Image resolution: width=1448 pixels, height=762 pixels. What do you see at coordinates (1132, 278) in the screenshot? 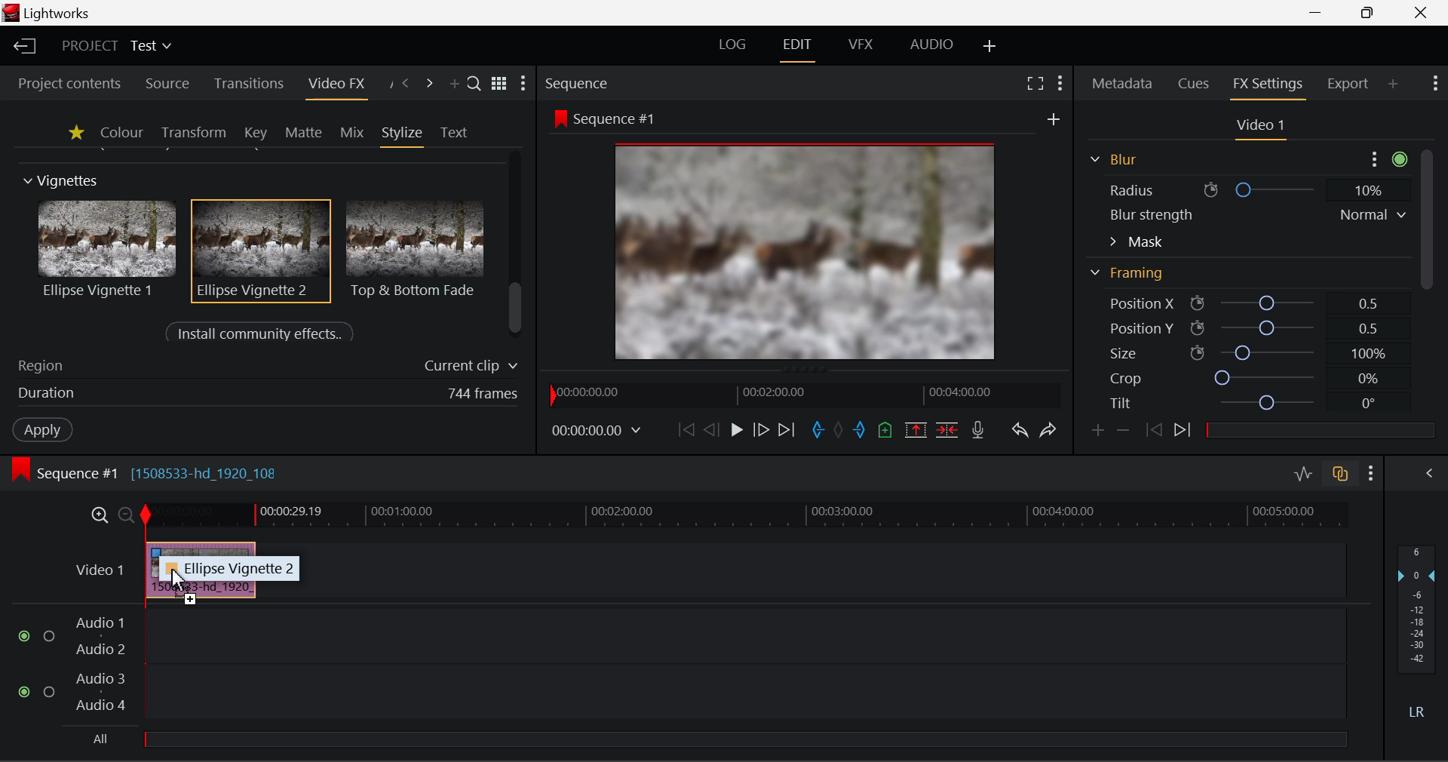
I see `Framing Section` at bounding box center [1132, 278].